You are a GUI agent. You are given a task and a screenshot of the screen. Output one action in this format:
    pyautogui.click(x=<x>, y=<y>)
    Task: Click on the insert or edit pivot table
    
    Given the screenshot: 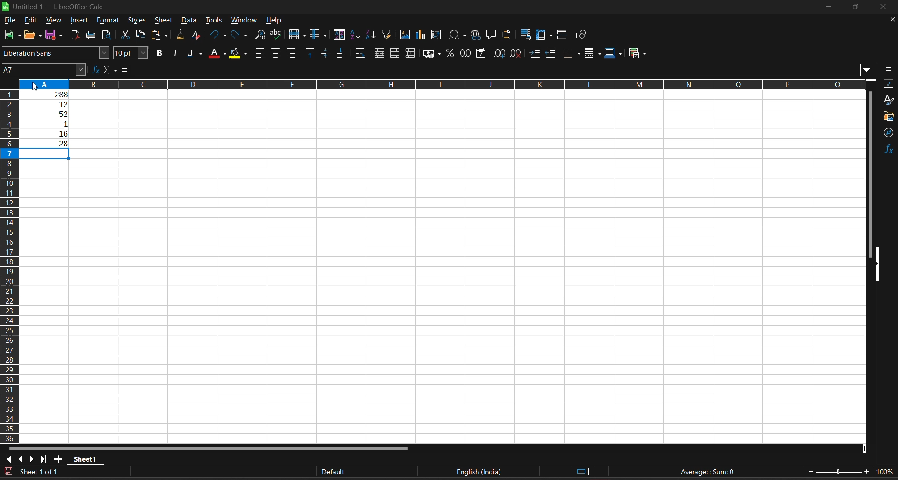 What is the action you would take?
    pyautogui.click(x=436, y=35)
    